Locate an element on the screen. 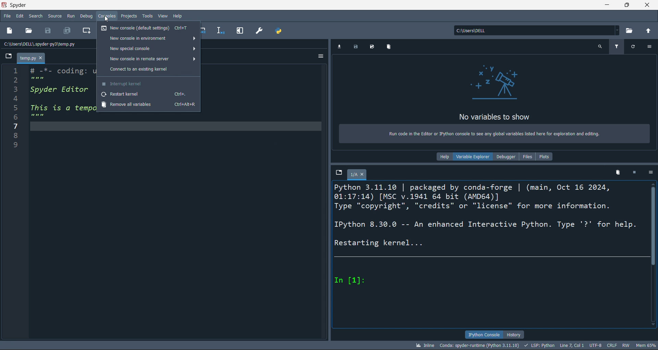  more options is located at coordinates (318, 57).